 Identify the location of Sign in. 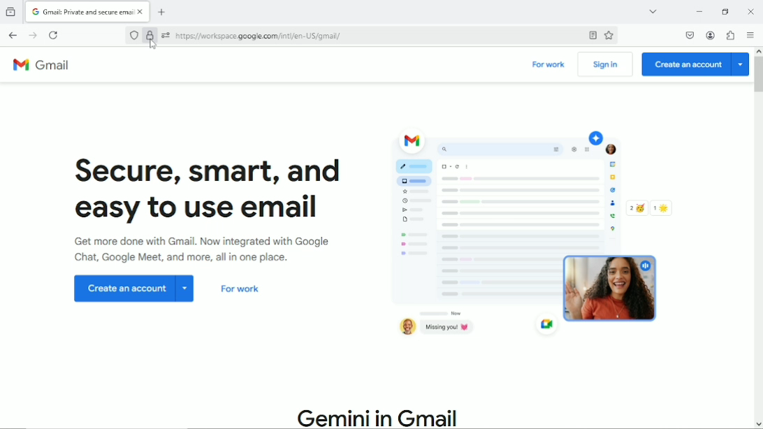
(605, 65).